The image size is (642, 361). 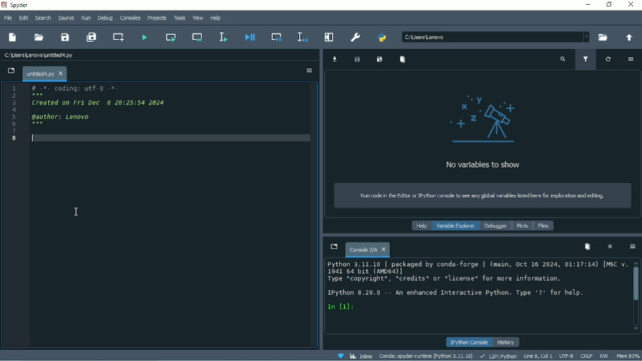 I want to click on IPython console, so click(x=469, y=342).